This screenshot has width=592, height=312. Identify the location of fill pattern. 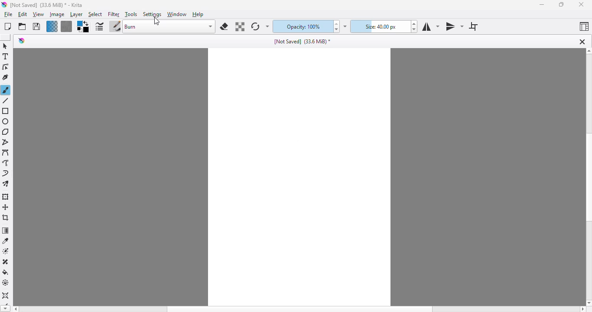
(66, 26).